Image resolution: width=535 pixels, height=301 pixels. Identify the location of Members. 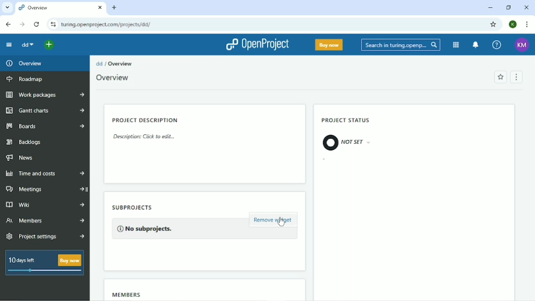
(45, 221).